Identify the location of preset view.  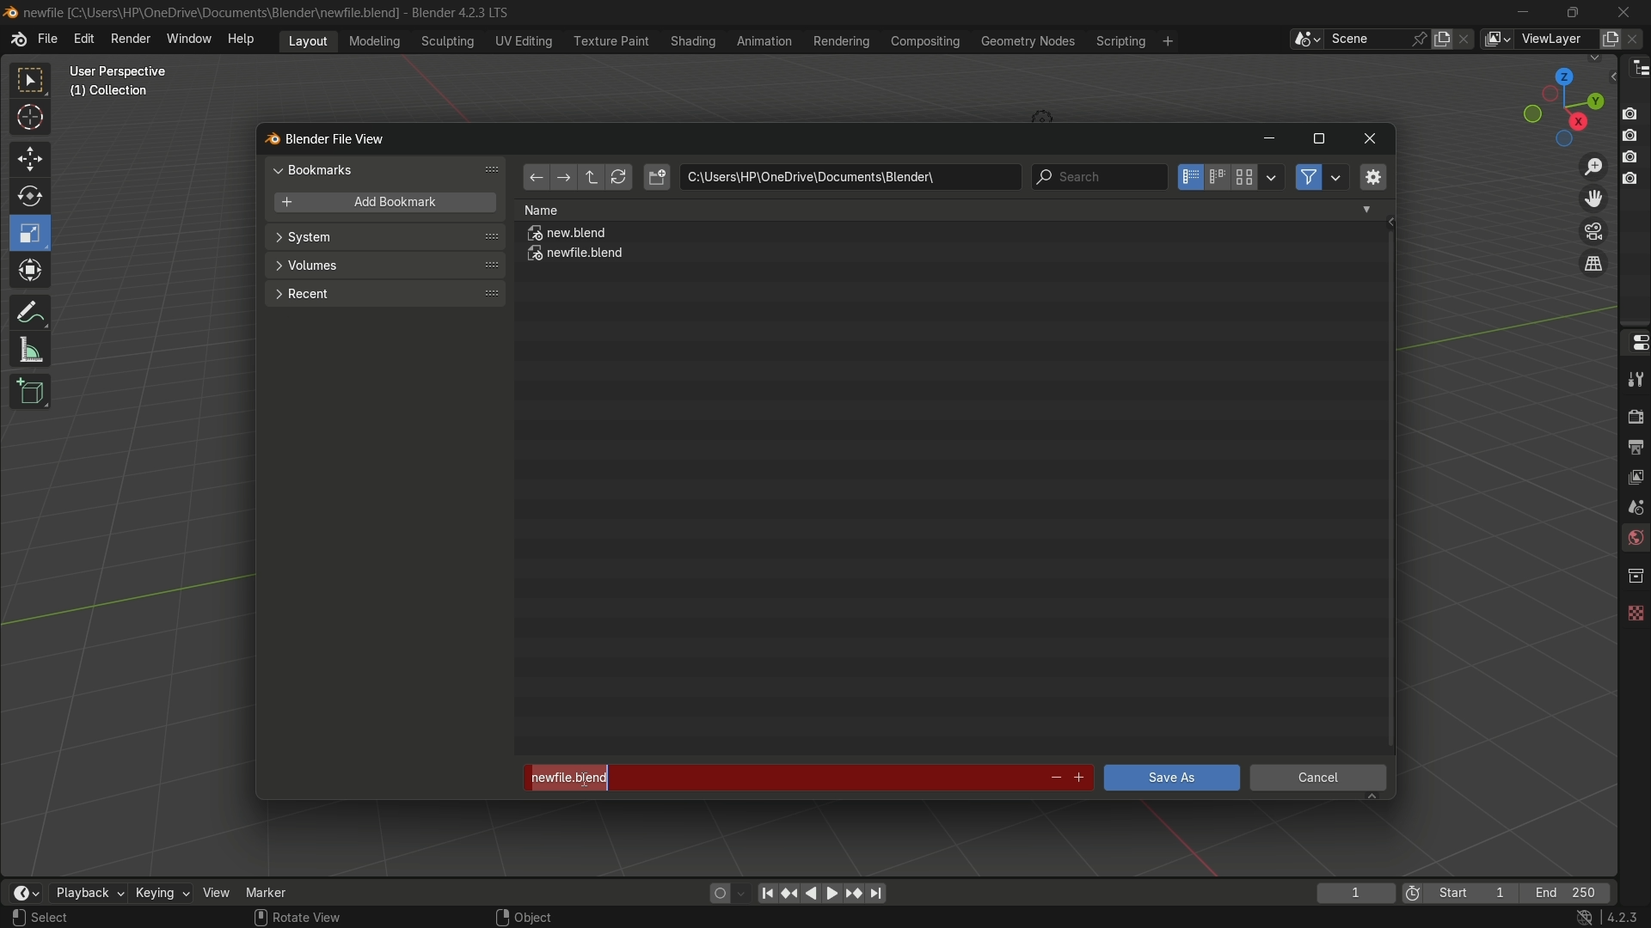
(1558, 103).